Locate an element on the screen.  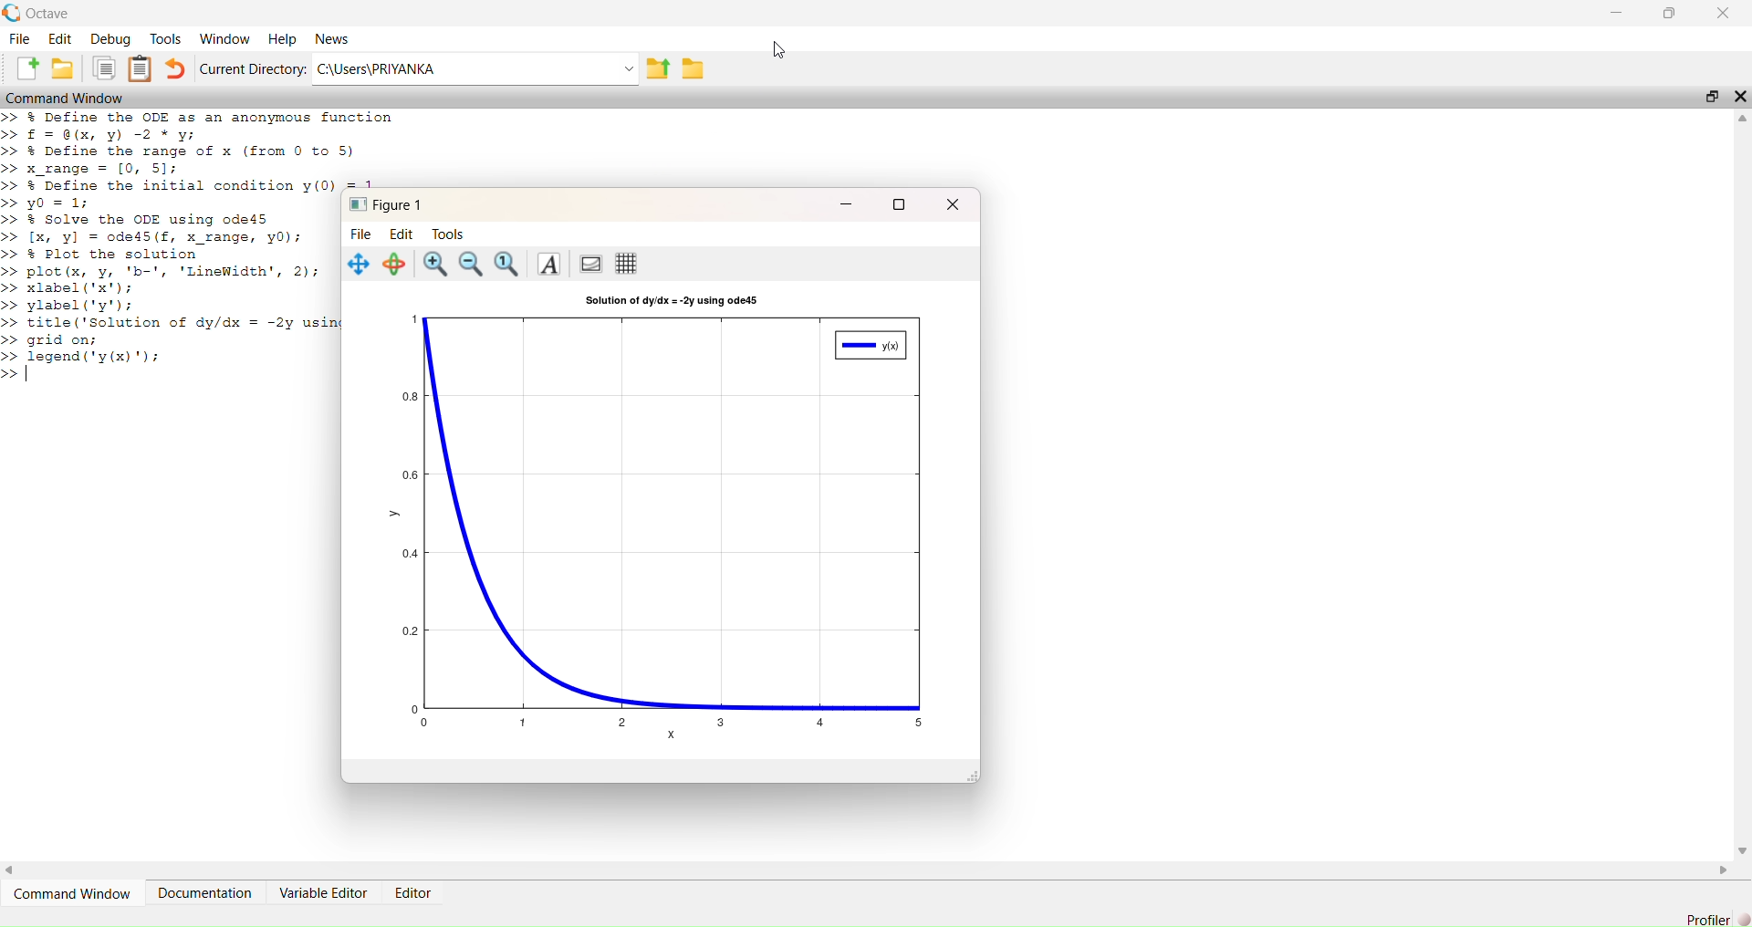
Help is located at coordinates (282, 39).